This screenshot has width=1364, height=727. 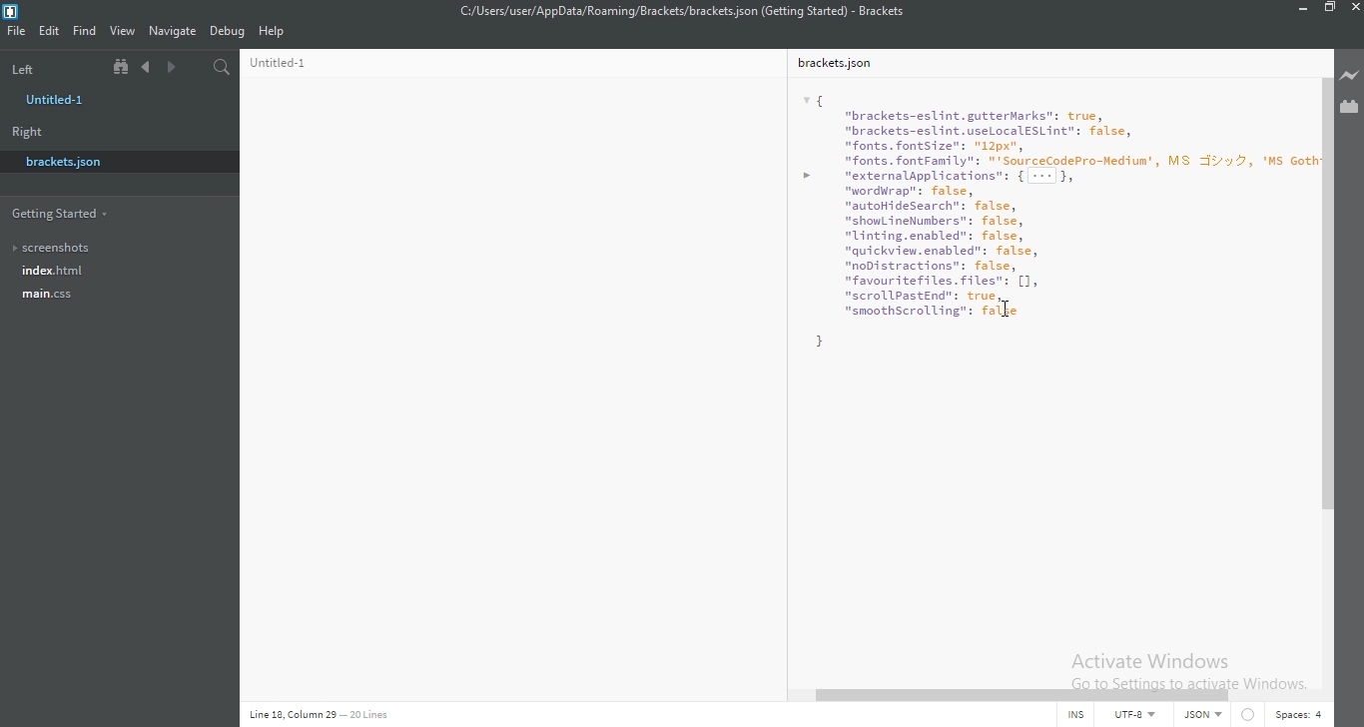 What do you see at coordinates (1208, 717) in the screenshot?
I see `JSON` at bounding box center [1208, 717].